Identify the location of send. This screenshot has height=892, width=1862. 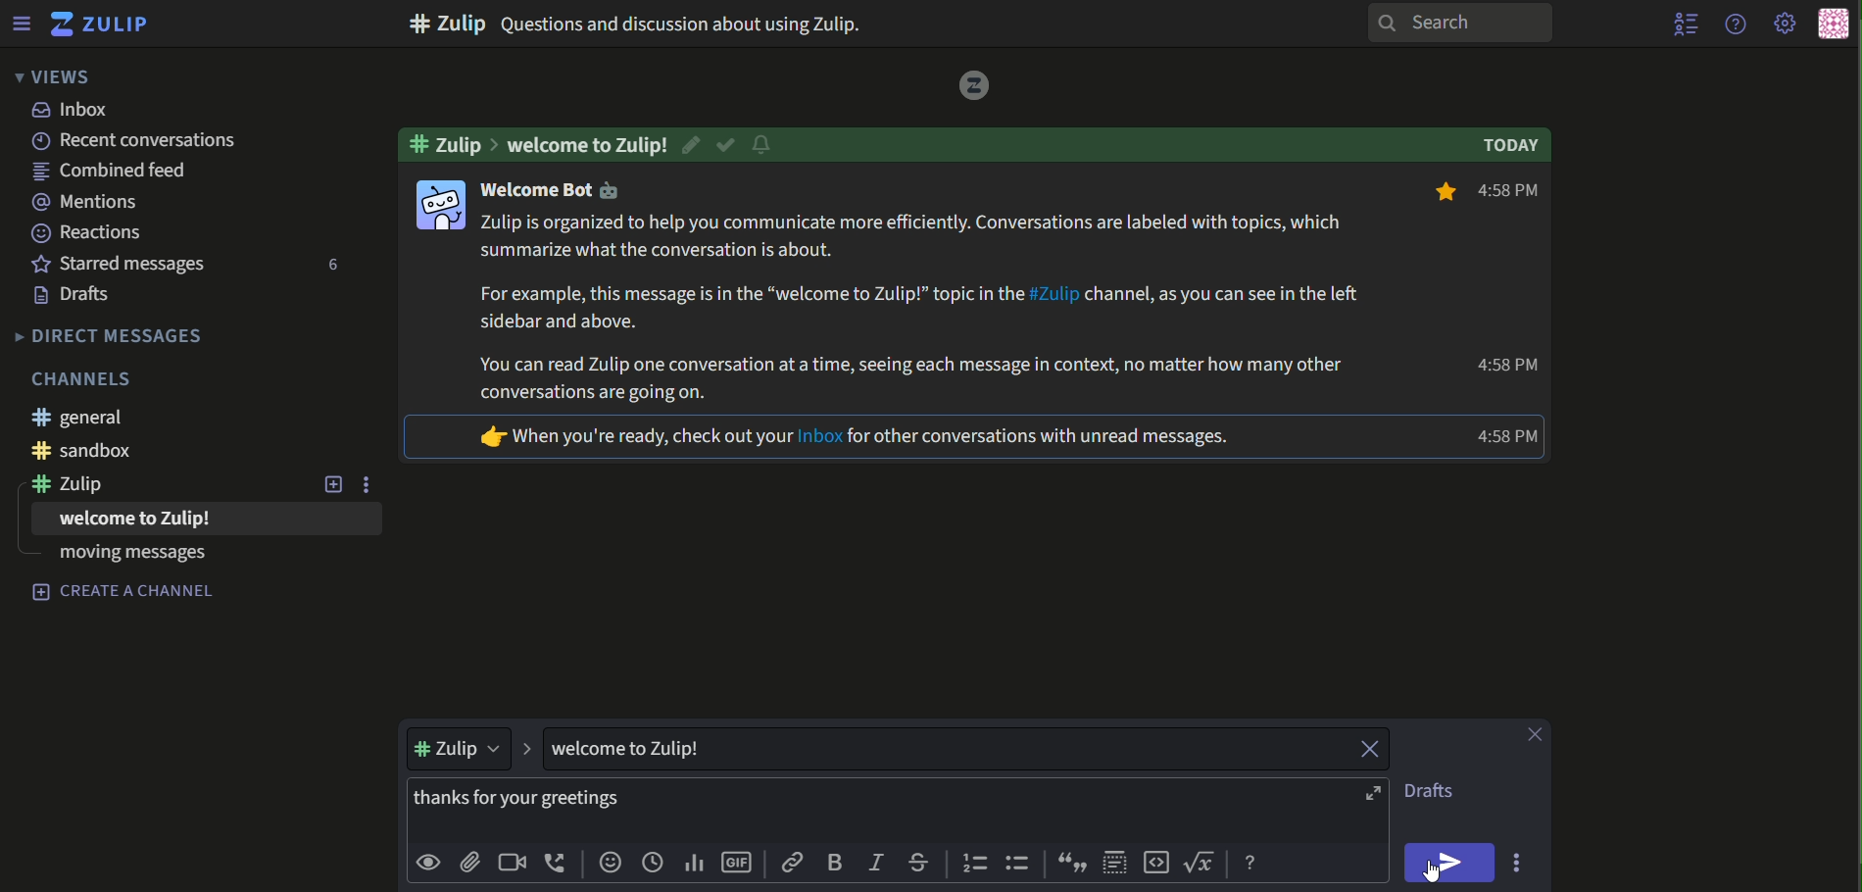
(1451, 863).